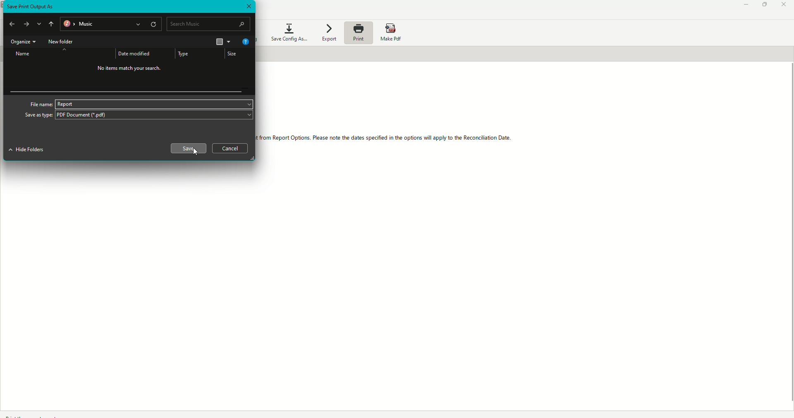 Image resolution: width=794 pixels, height=418 pixels. Describe the element at coordinates (392, 31) in the screenshot. I see `Make PDF` at that location.